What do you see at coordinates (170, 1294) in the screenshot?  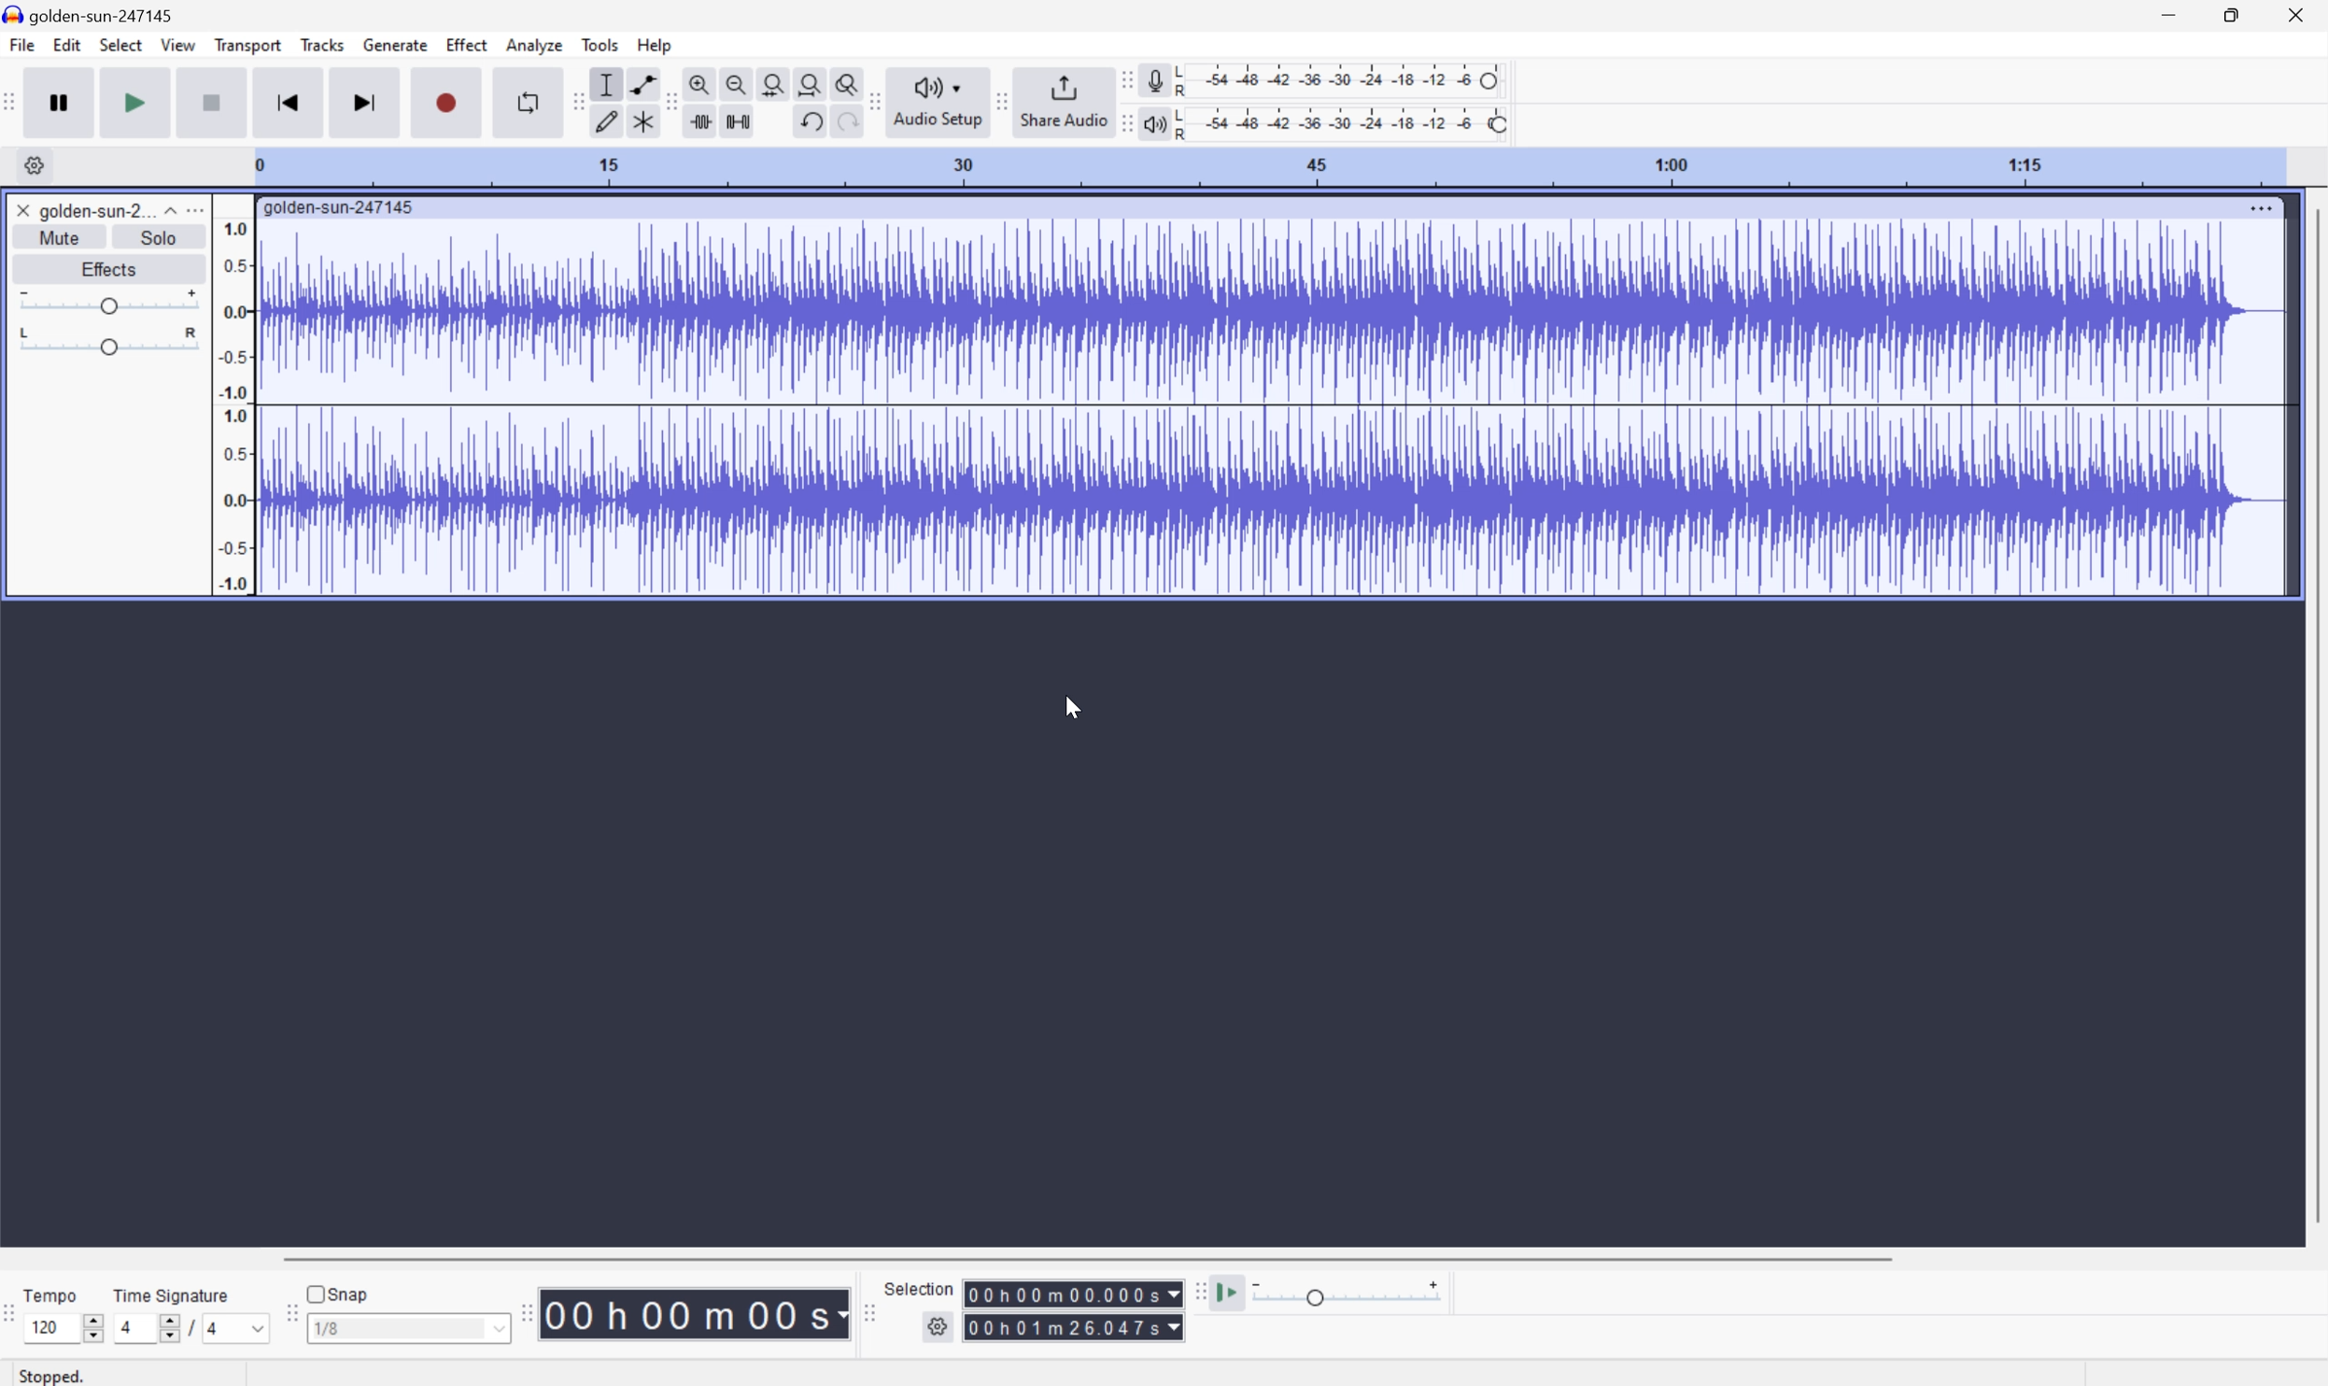 I see `Time signature` at bounding box center [170, 1294].